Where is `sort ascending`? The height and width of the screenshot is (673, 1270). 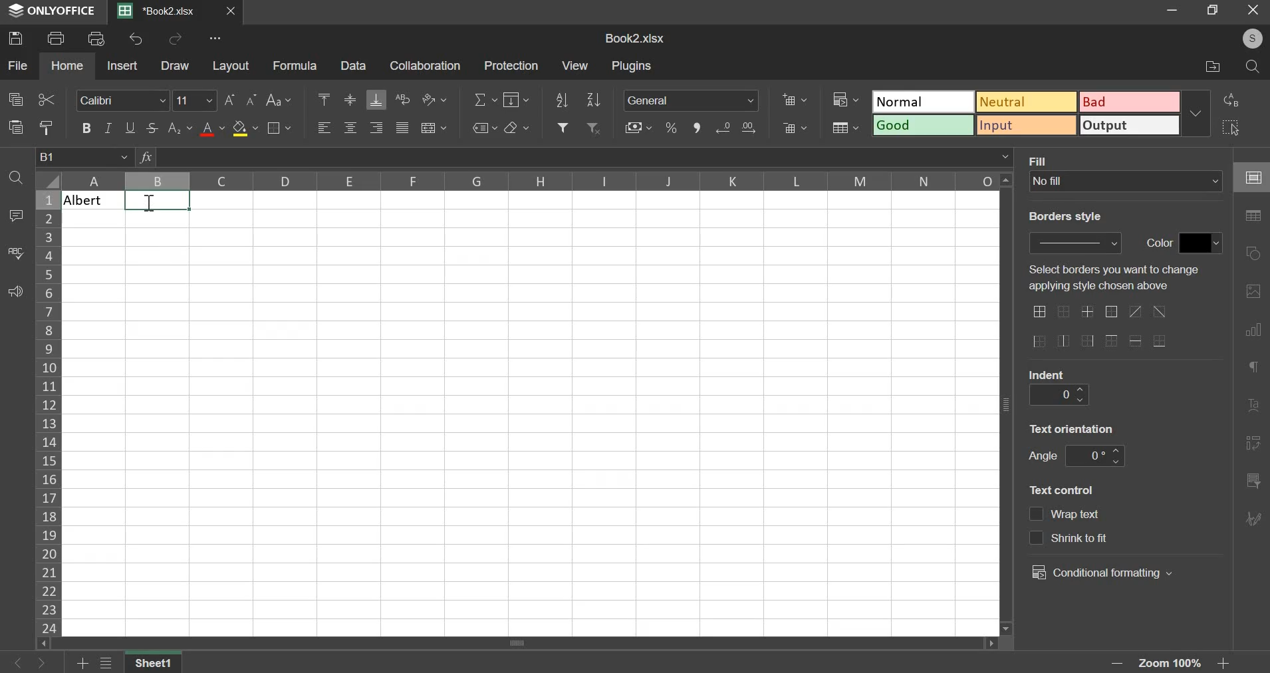
sort ascending is located at coordinates (562, 100).